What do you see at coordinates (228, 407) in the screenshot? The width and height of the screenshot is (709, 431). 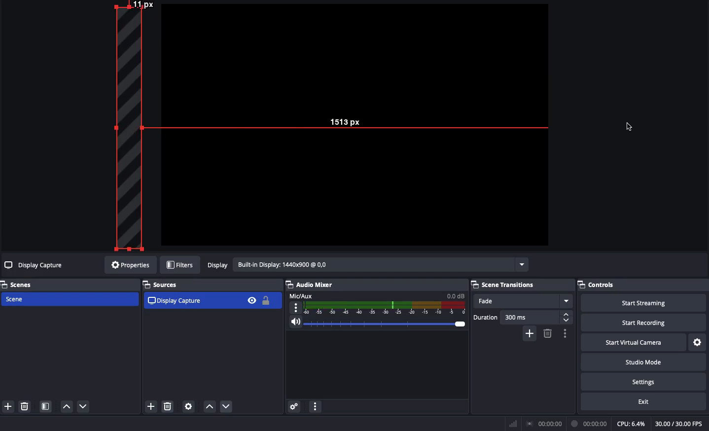 I see `Down` at bounding box center [228, 407].